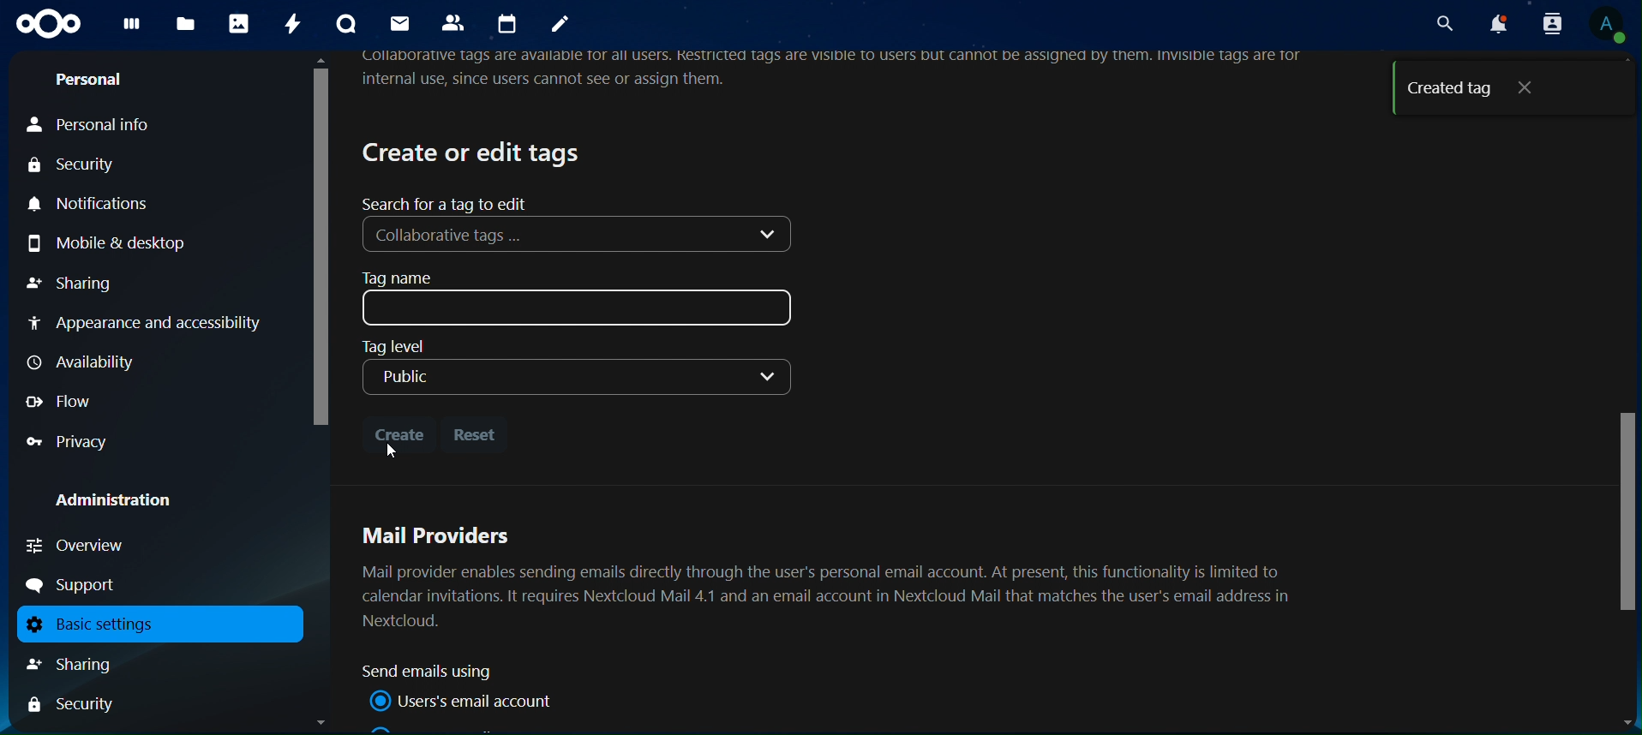  What do you see at coordinates (153, 624) in the screenshot?
I see `basic settings` at bounding box center [153, 624].